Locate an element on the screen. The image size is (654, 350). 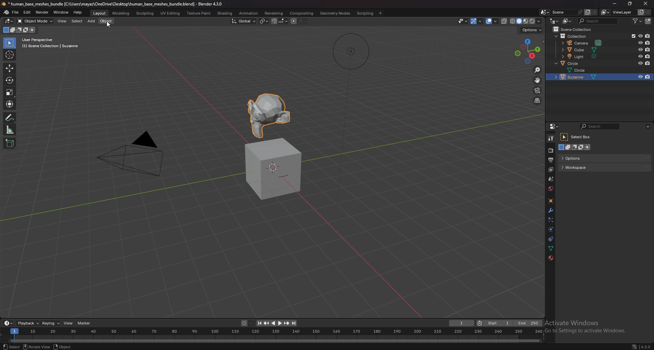
hide in viewport is located at coordinates (640, 43).